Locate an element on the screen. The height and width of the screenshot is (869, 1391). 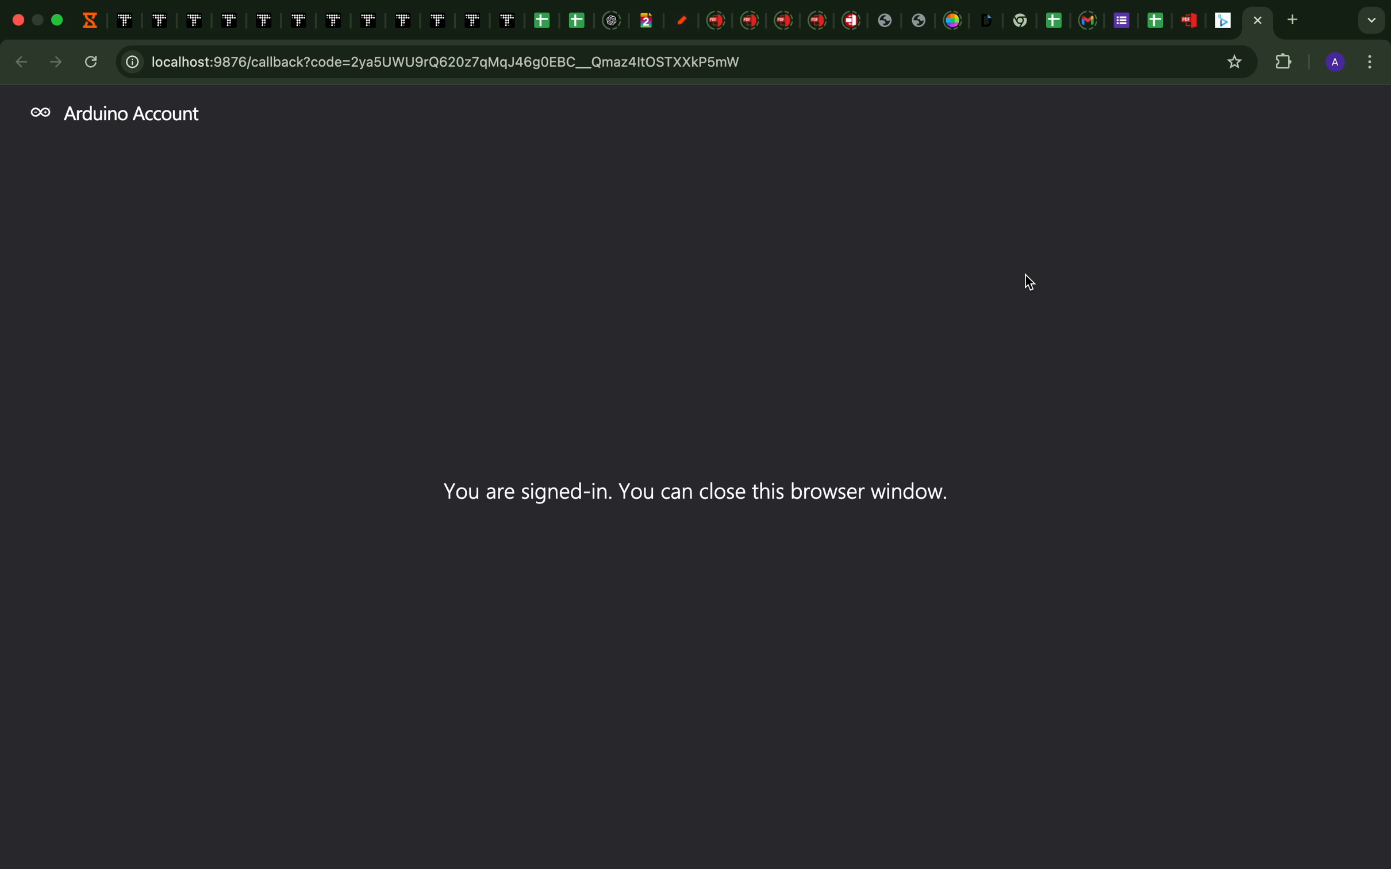
Extension  is located at coordinates (1288, 64).